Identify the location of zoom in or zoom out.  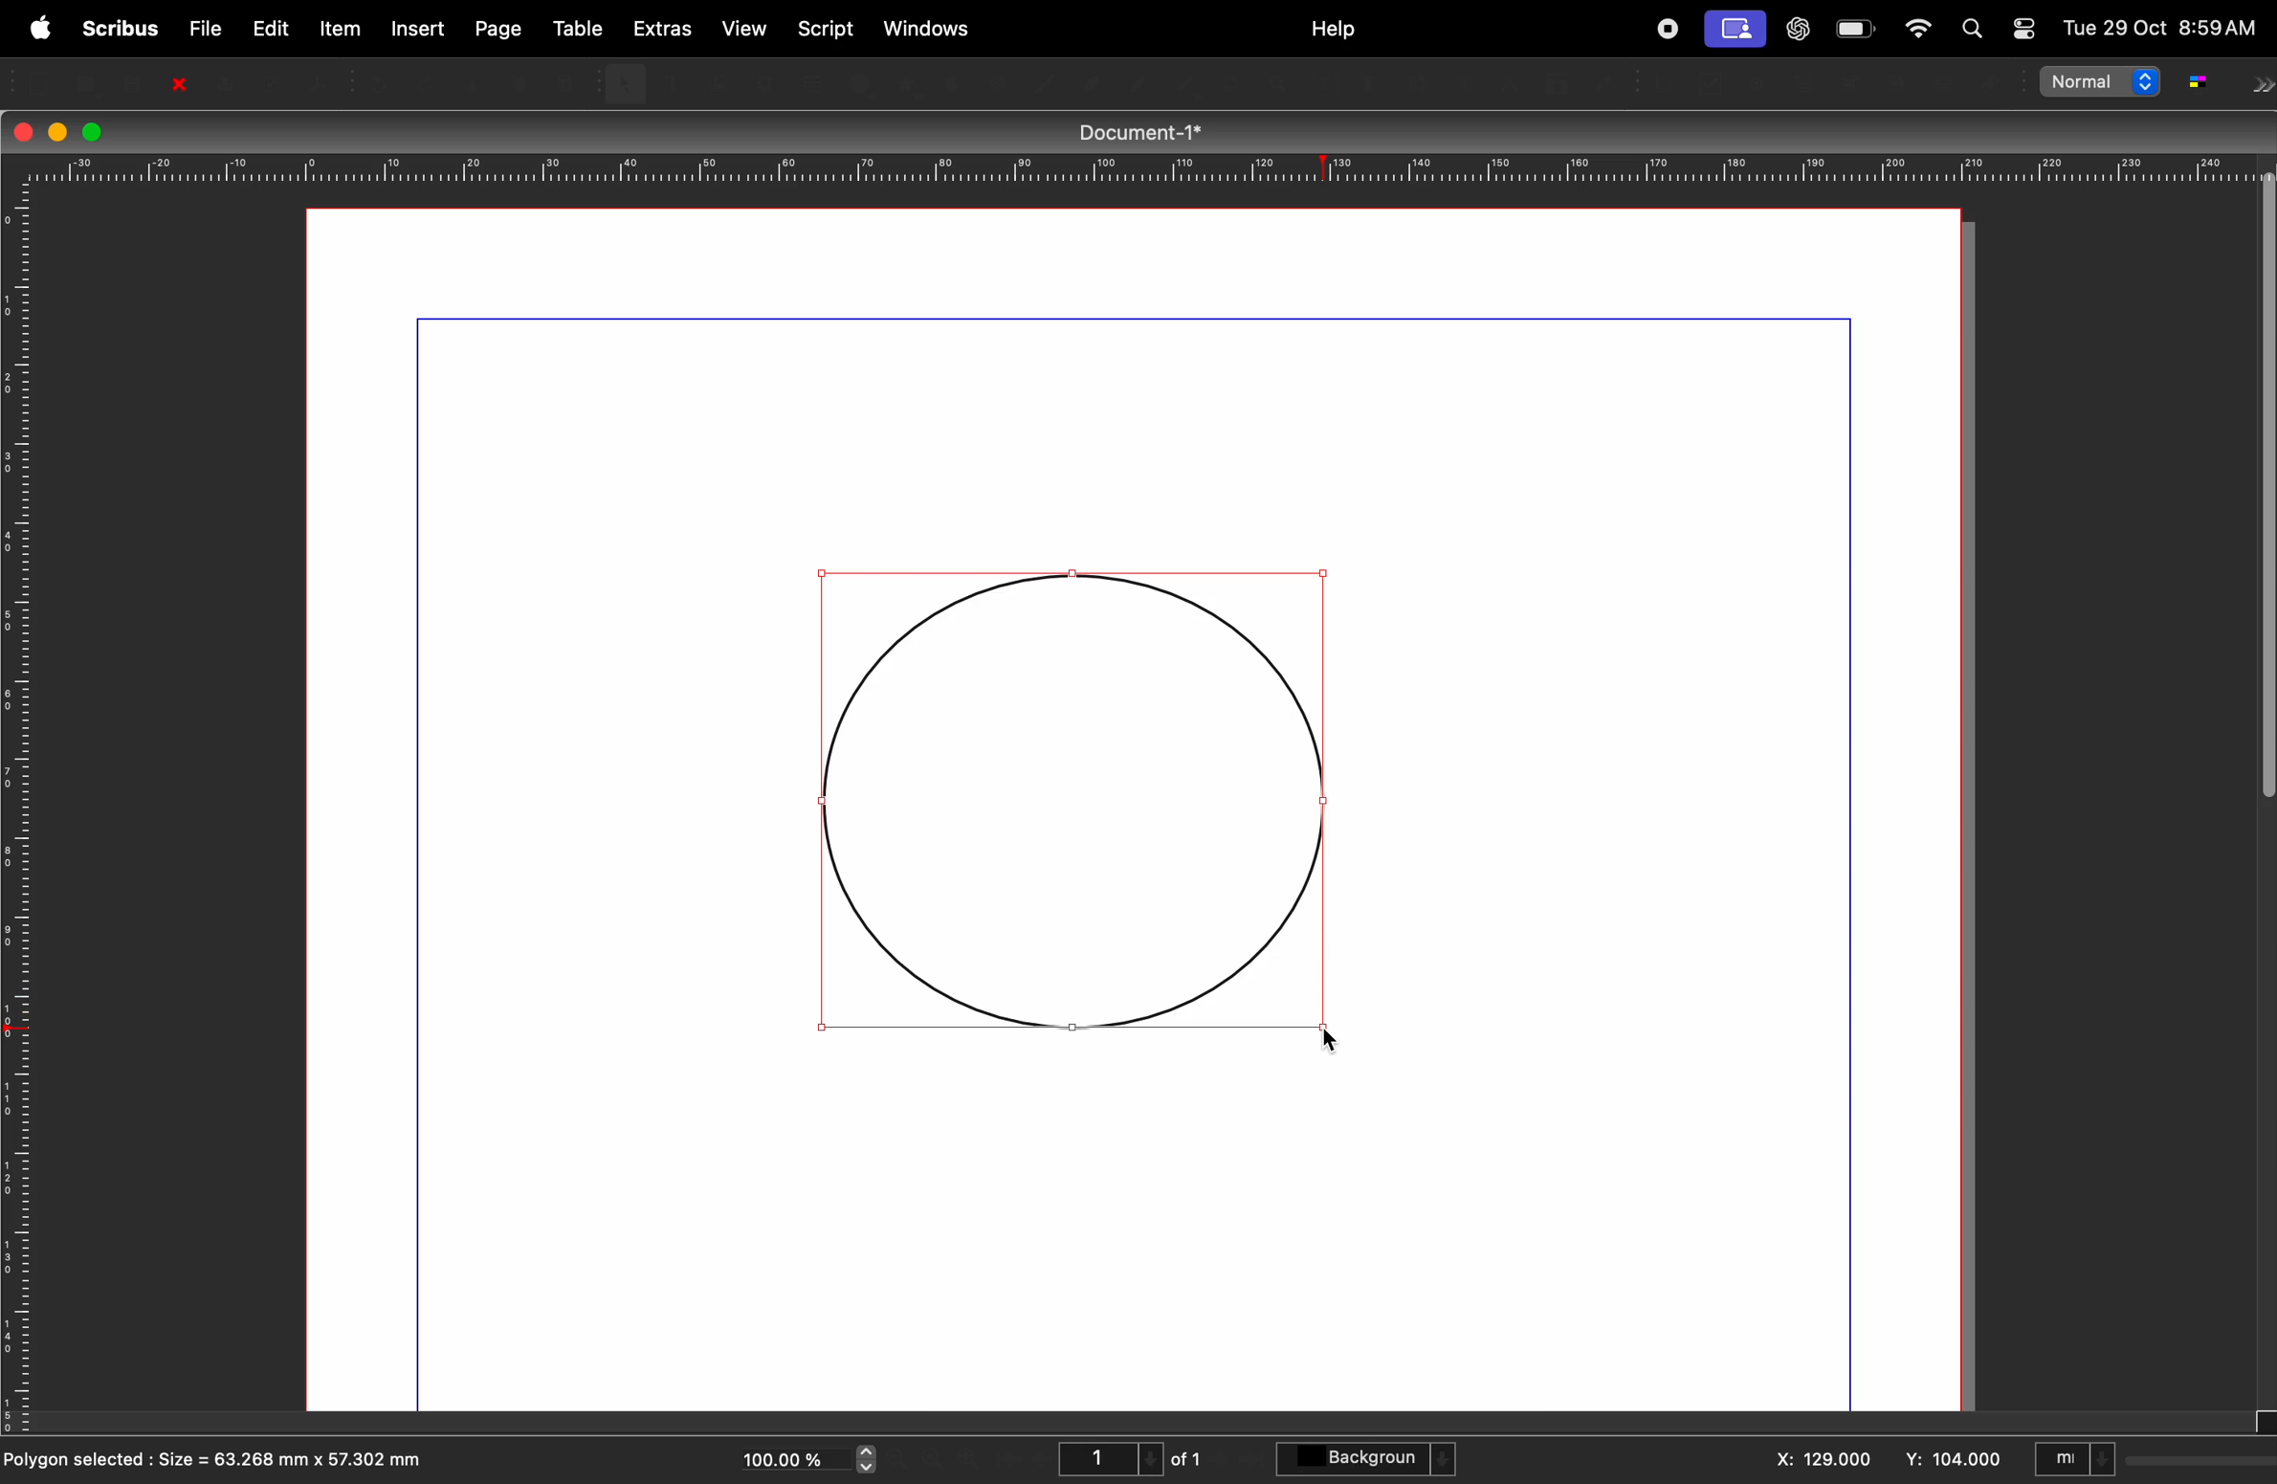
(1279, 84).